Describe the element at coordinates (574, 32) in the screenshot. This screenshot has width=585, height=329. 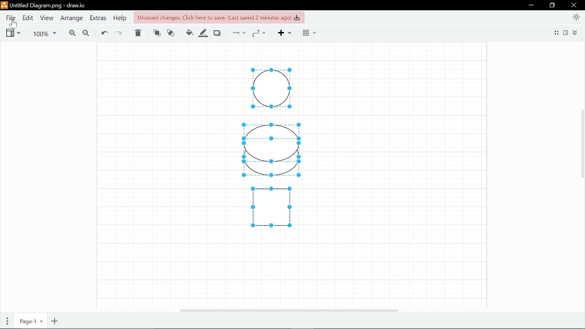
I see `Collapse` at that location.